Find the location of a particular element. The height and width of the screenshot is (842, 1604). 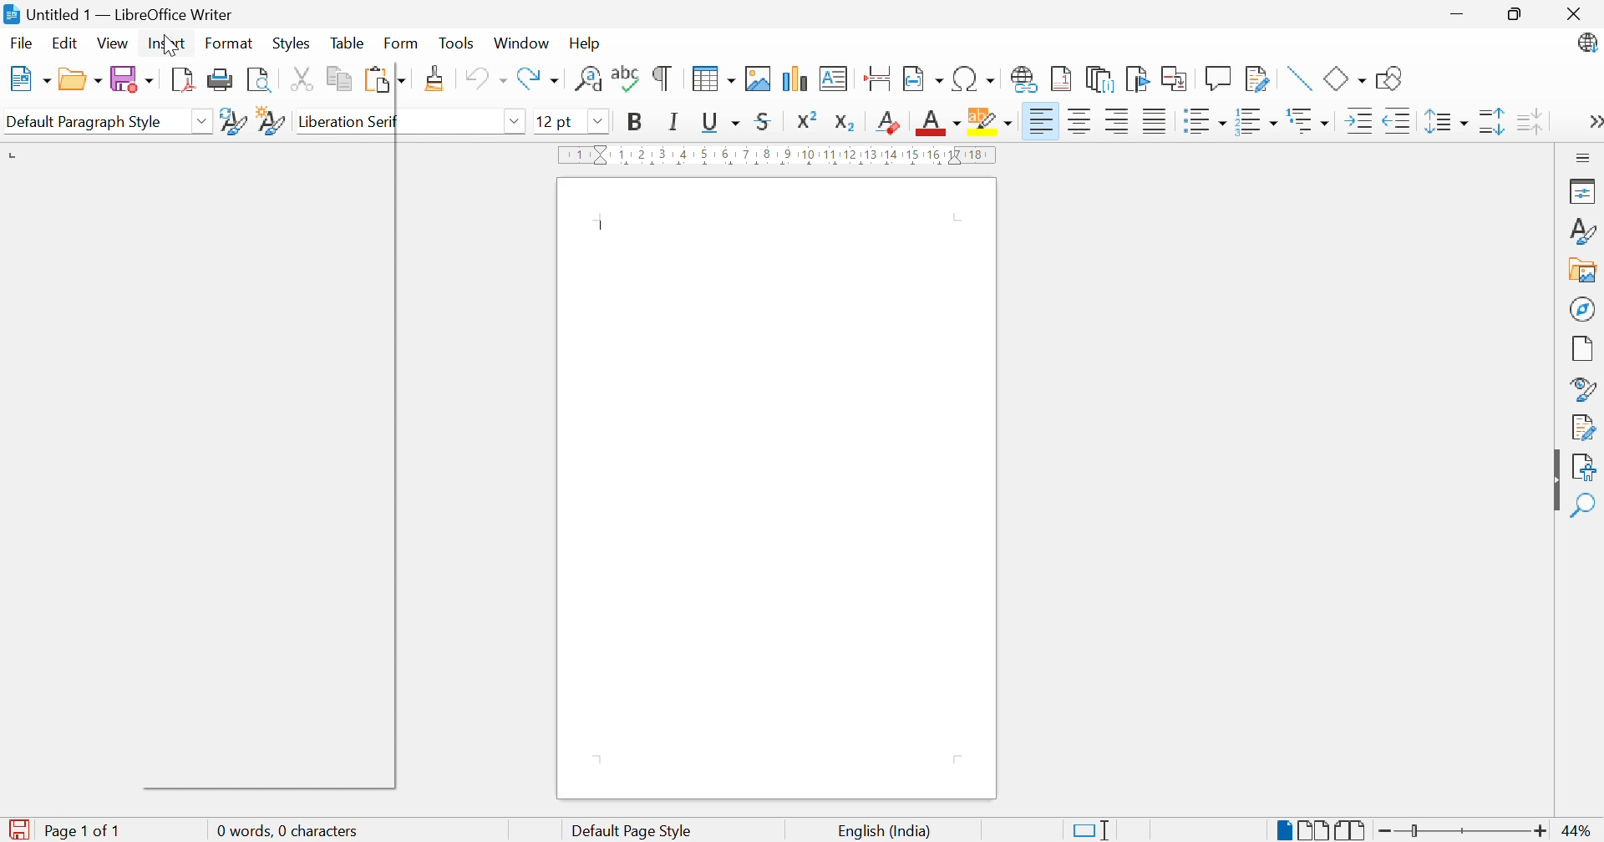

Underline is located at coordinates (719, 121).